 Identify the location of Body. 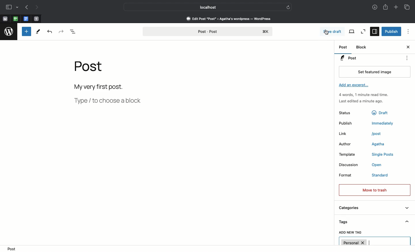
(106, 86).